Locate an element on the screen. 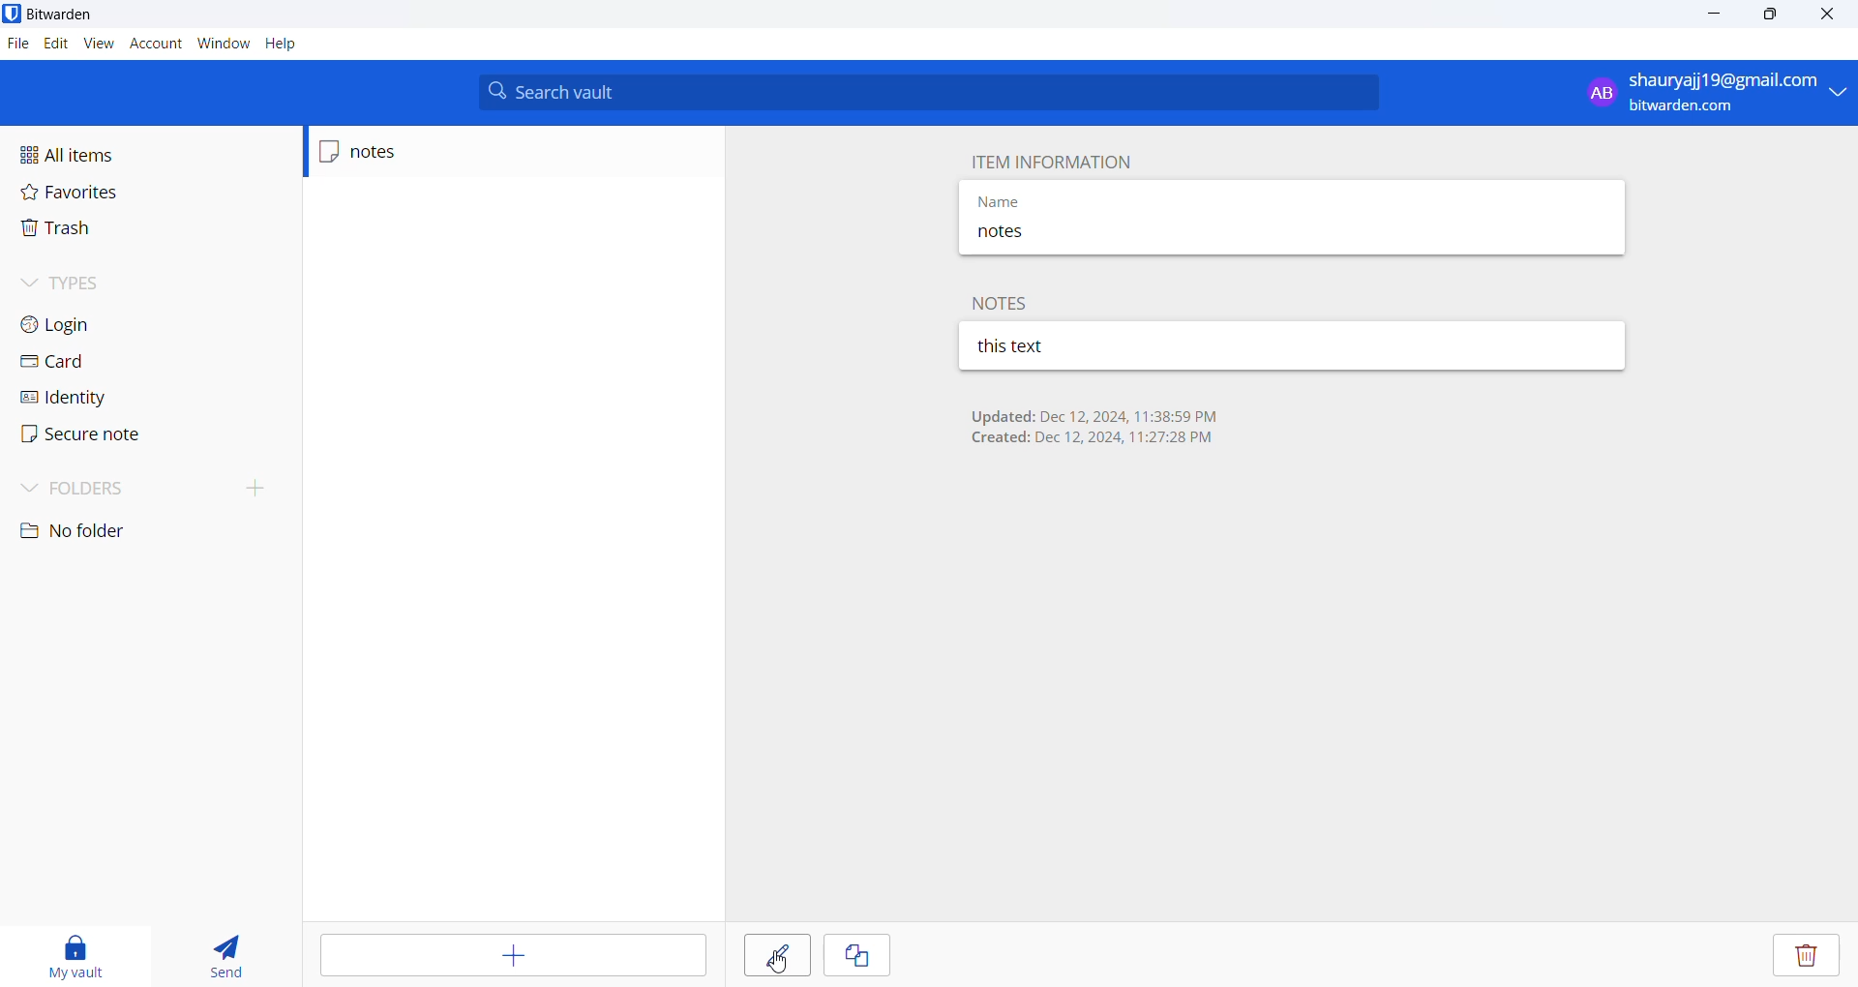 The height and width of the screenshot is (987, 1858). view is located at coordinates (97, 44).